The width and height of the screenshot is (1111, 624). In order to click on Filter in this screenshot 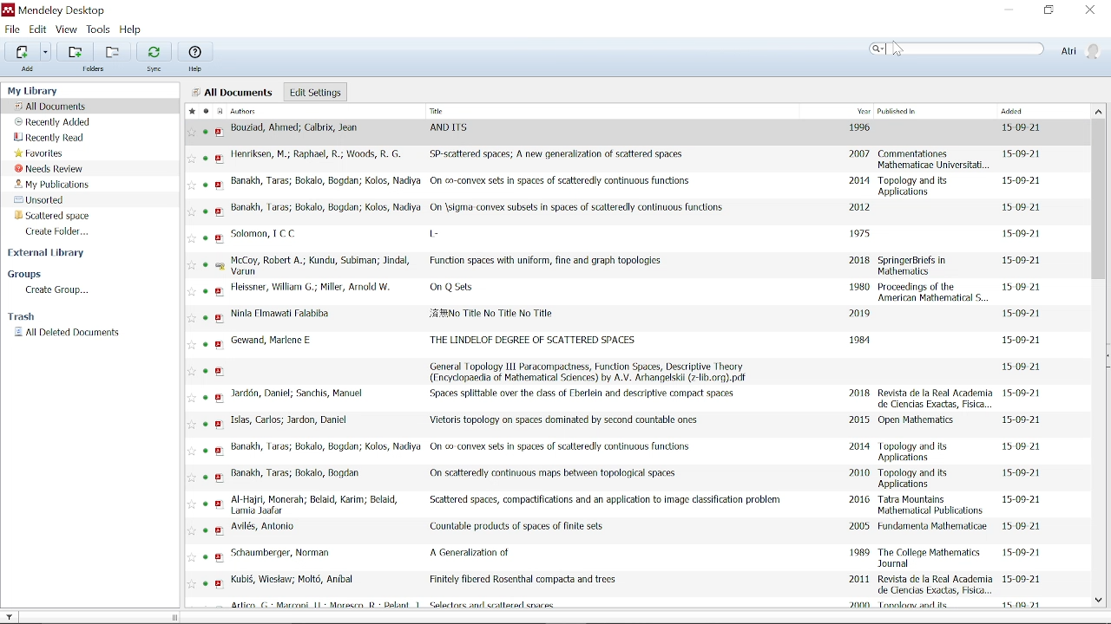, I will do `click(10, 616)`.